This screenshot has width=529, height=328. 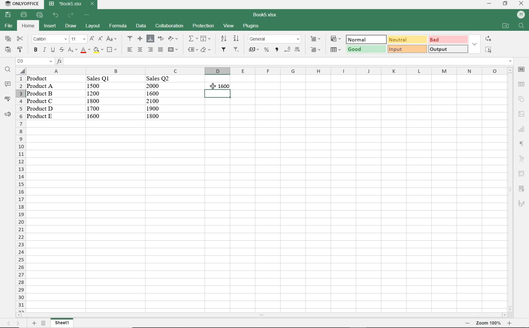 I want to click on percent style, so click(x=267, y=50).